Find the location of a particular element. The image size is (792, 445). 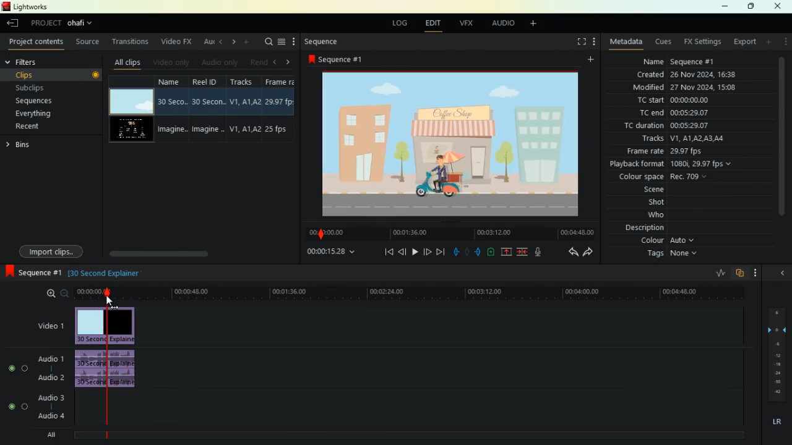

everything is located at coordinates (38, 114).